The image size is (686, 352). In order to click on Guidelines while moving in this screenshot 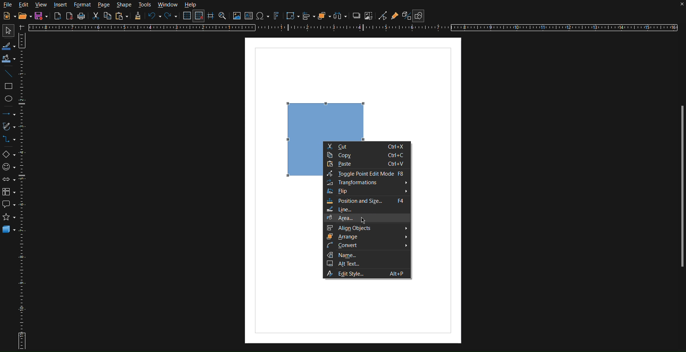, I will do `click(211, 17)`.